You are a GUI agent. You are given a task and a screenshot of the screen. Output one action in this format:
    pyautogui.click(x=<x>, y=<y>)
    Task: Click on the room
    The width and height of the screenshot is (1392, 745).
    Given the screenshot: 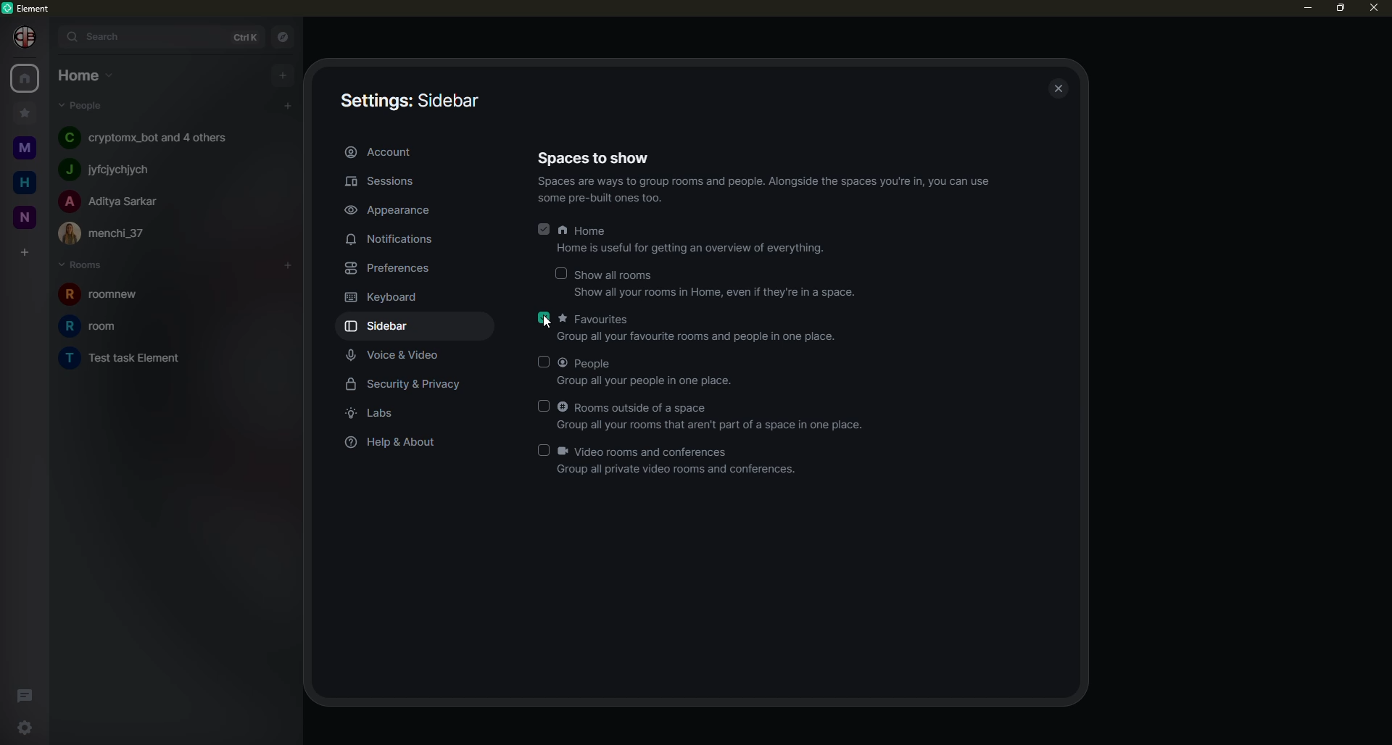 What is the action you would take?
    pyautogui.click(x=141, y=359)
    